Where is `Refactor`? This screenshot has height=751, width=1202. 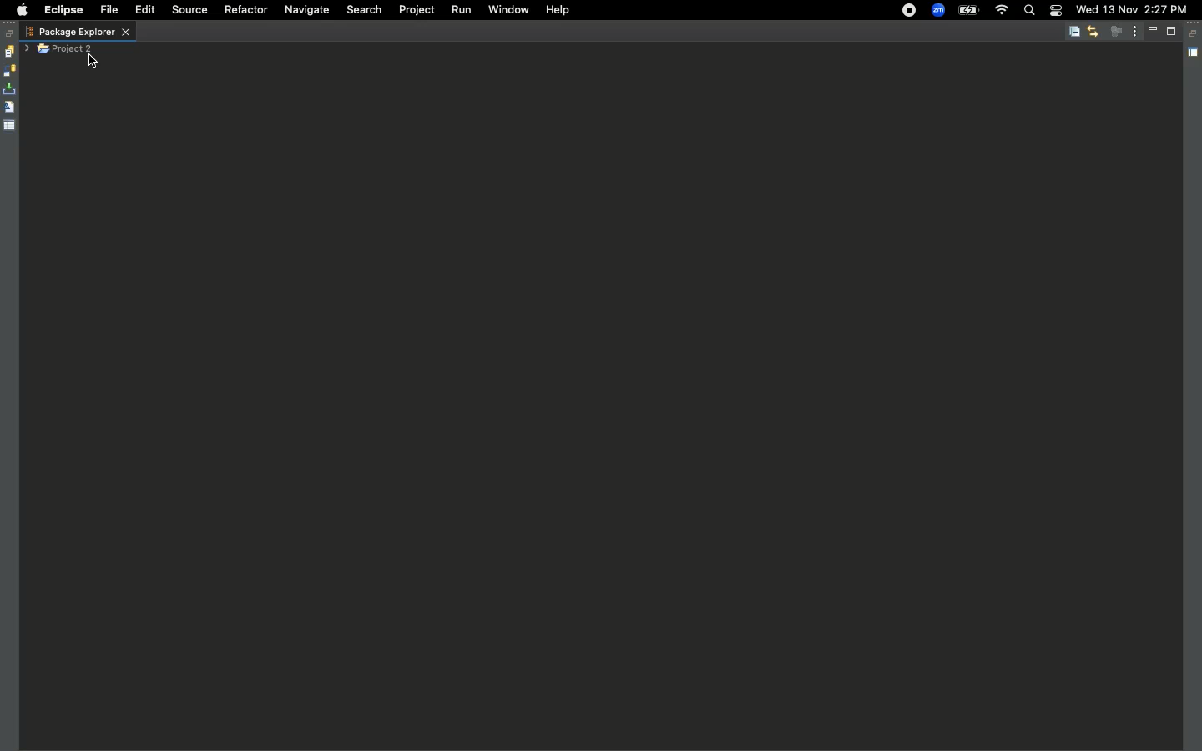 Refactor is located at coordinates (245, 10).